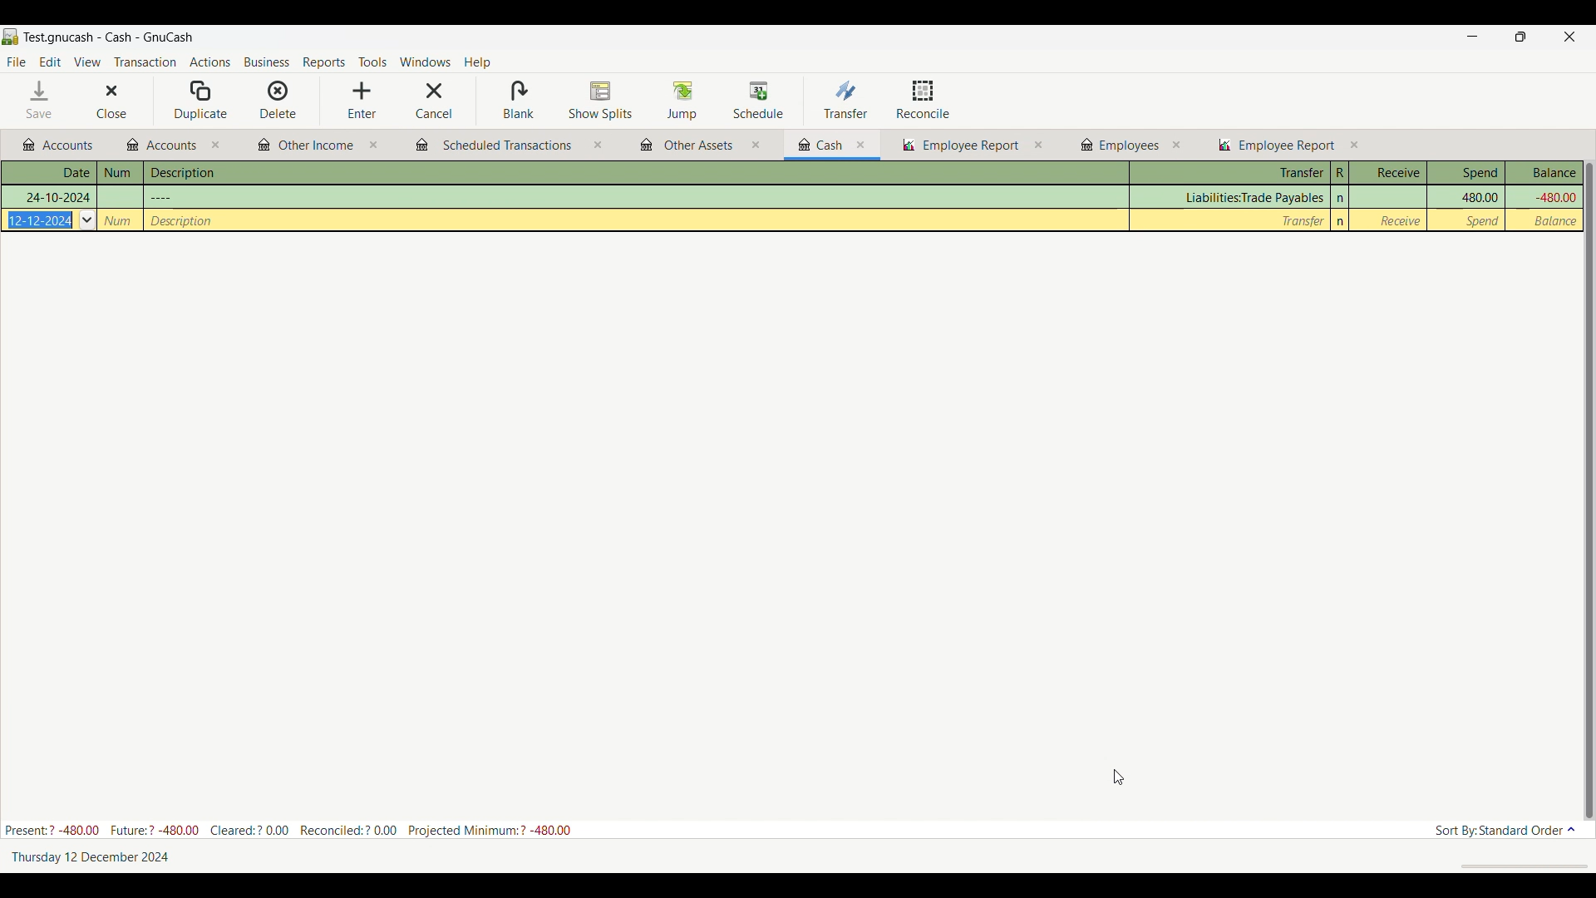  Describe the element at coordinates (961, 146) in the screenshot. I see `Other budgets and reports` at that location.